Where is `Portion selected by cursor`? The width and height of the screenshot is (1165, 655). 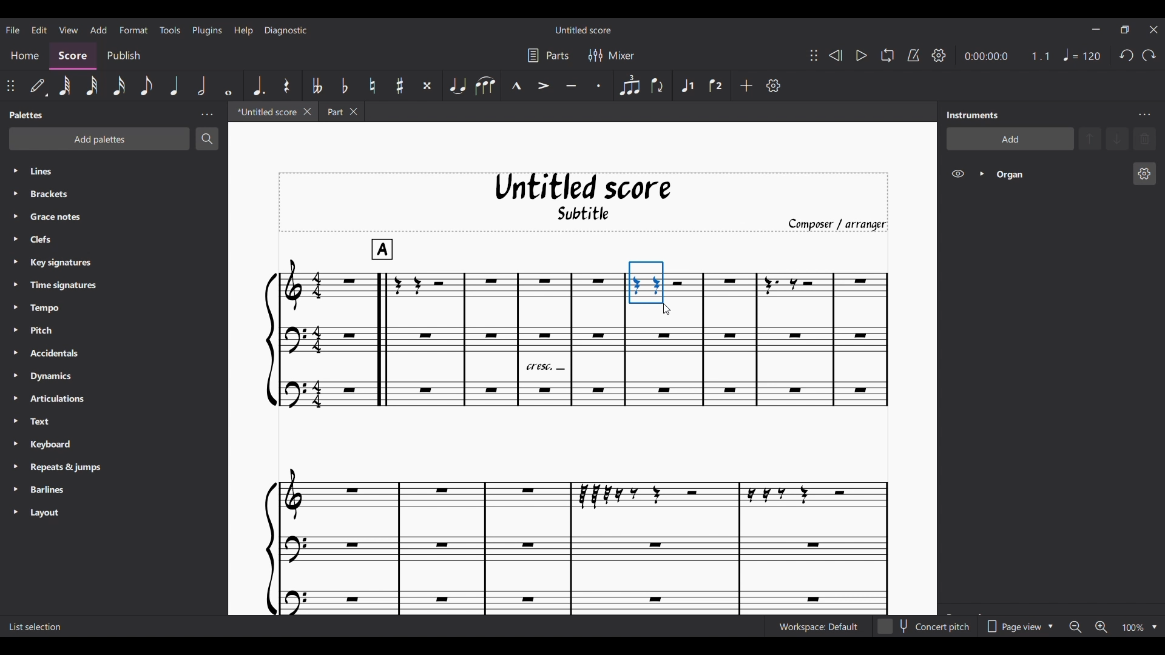 Portion selected by cursor is located at coordinates (646, 283).